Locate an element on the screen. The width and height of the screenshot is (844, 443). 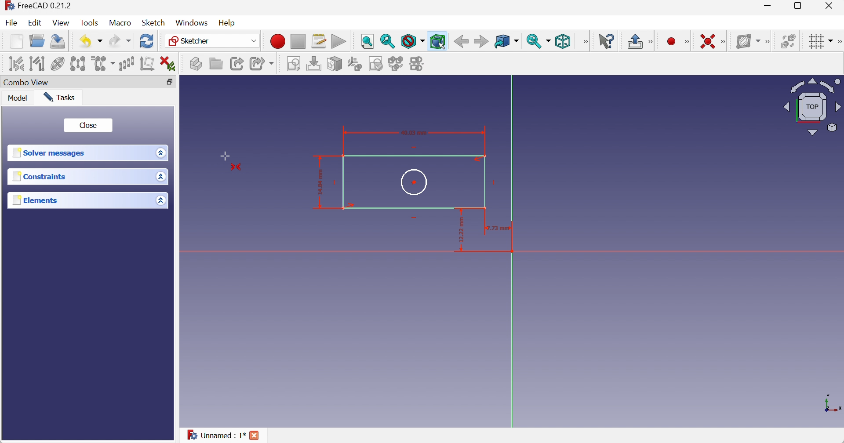
Draw style is located at coordinates (413, 41).